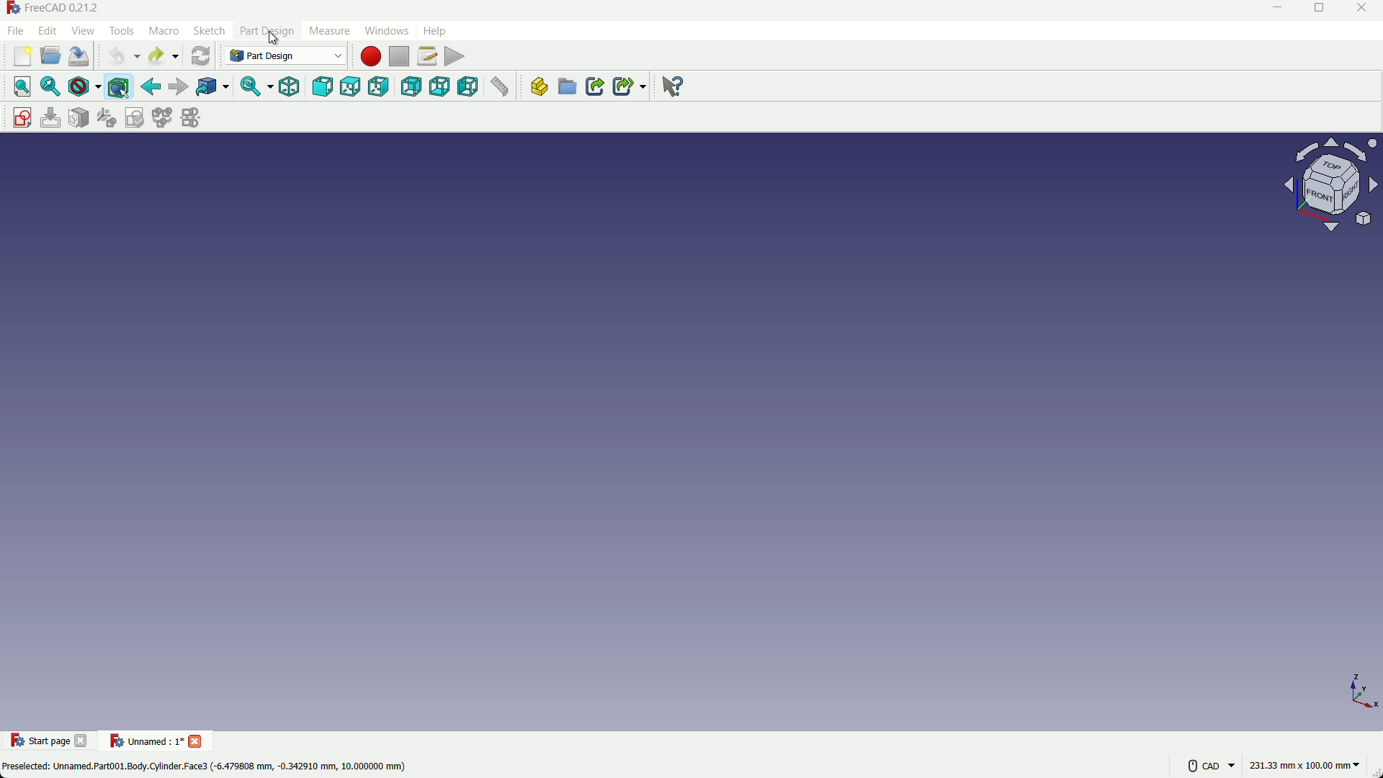  I want to click on tools, so click(122, 31).